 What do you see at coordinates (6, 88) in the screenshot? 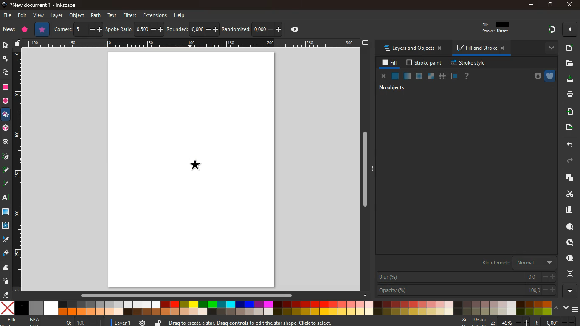
I see `square` at bounding box center [6, 88].